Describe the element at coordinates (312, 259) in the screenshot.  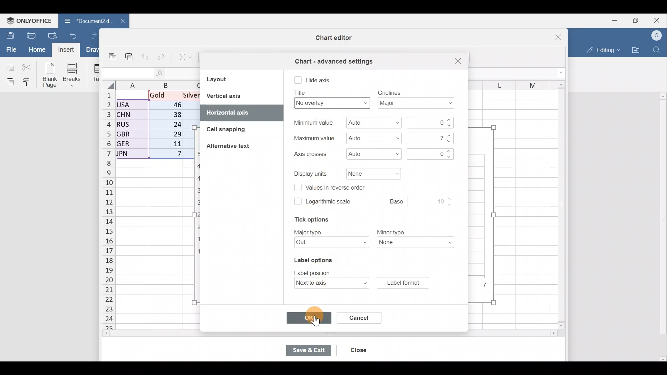
I see `Label options` at that location.